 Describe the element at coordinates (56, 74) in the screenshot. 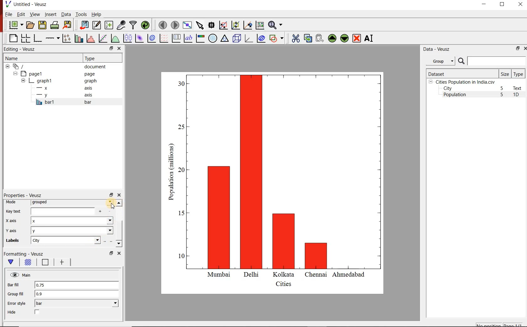

I see `page1` at that location.